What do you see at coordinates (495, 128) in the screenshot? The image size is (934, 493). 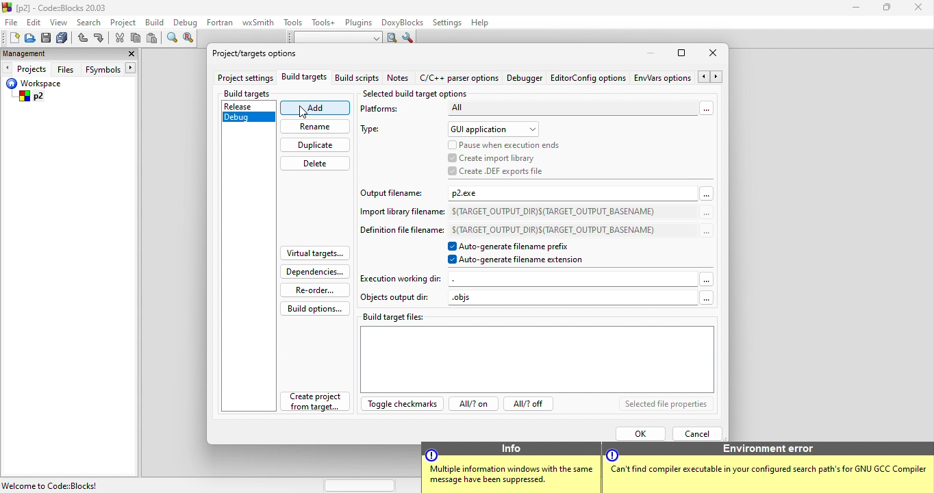 I see `gui application` at bounding box center [495, 128].